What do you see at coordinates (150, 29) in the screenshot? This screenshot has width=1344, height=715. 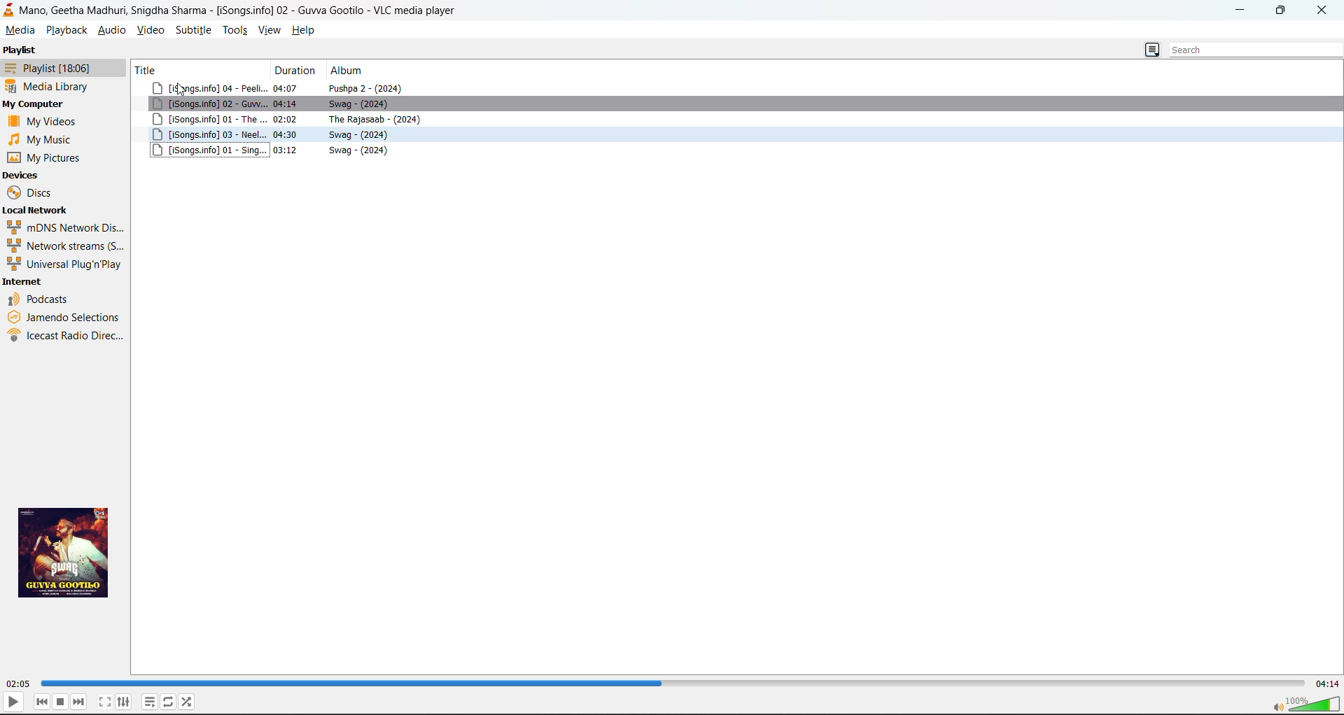 I see `video` at bounding box center [150, 29].